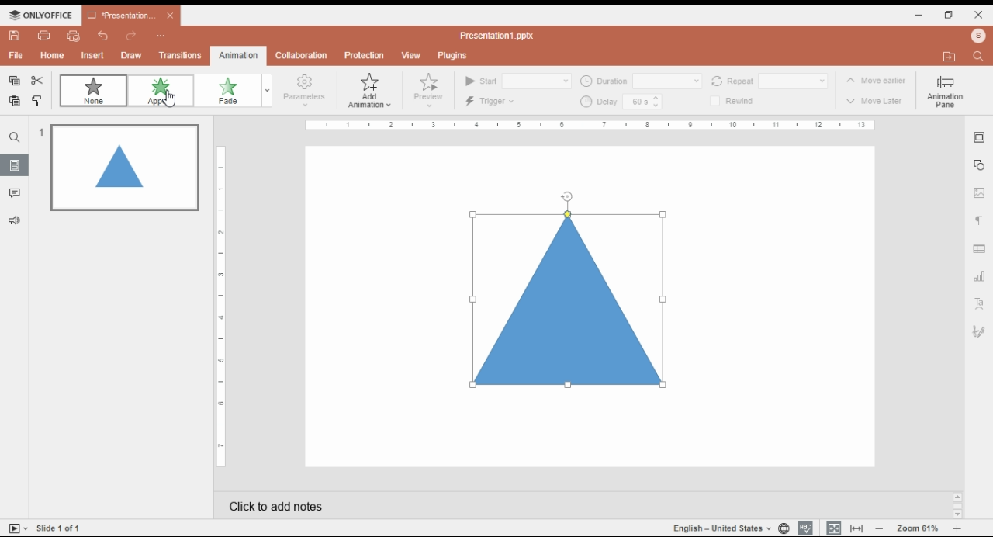 Image resolution: width=993 pixels, height=537 pixels. I want to click on paste, so click(14, 101).